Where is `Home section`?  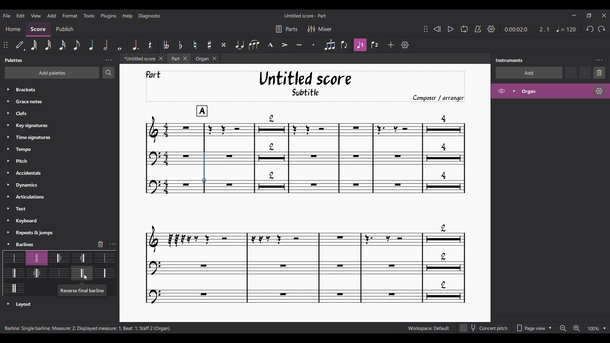 Home section is located at coordinates (13, 29).